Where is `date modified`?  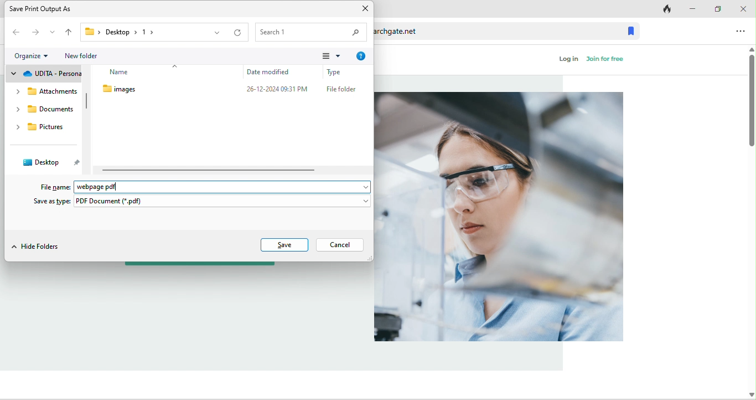
date modified is located at coordinates (278, 72).